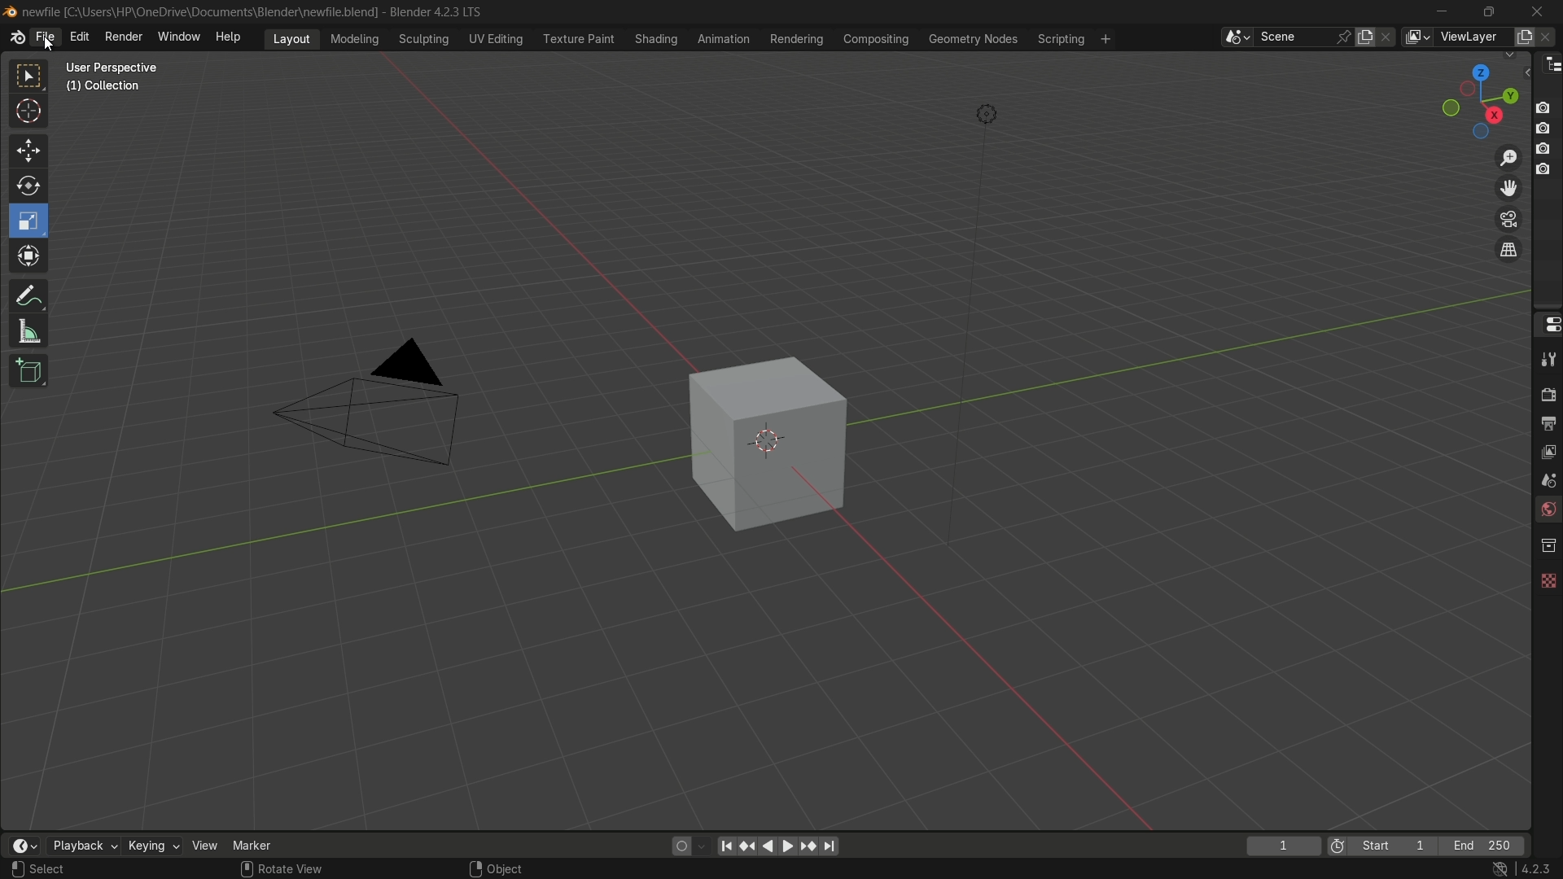 The image size is (1563, 879). What do you see at coordinates (677, 845) in the screenshot?
I see `auto keying` at bounding box center [677, 845].